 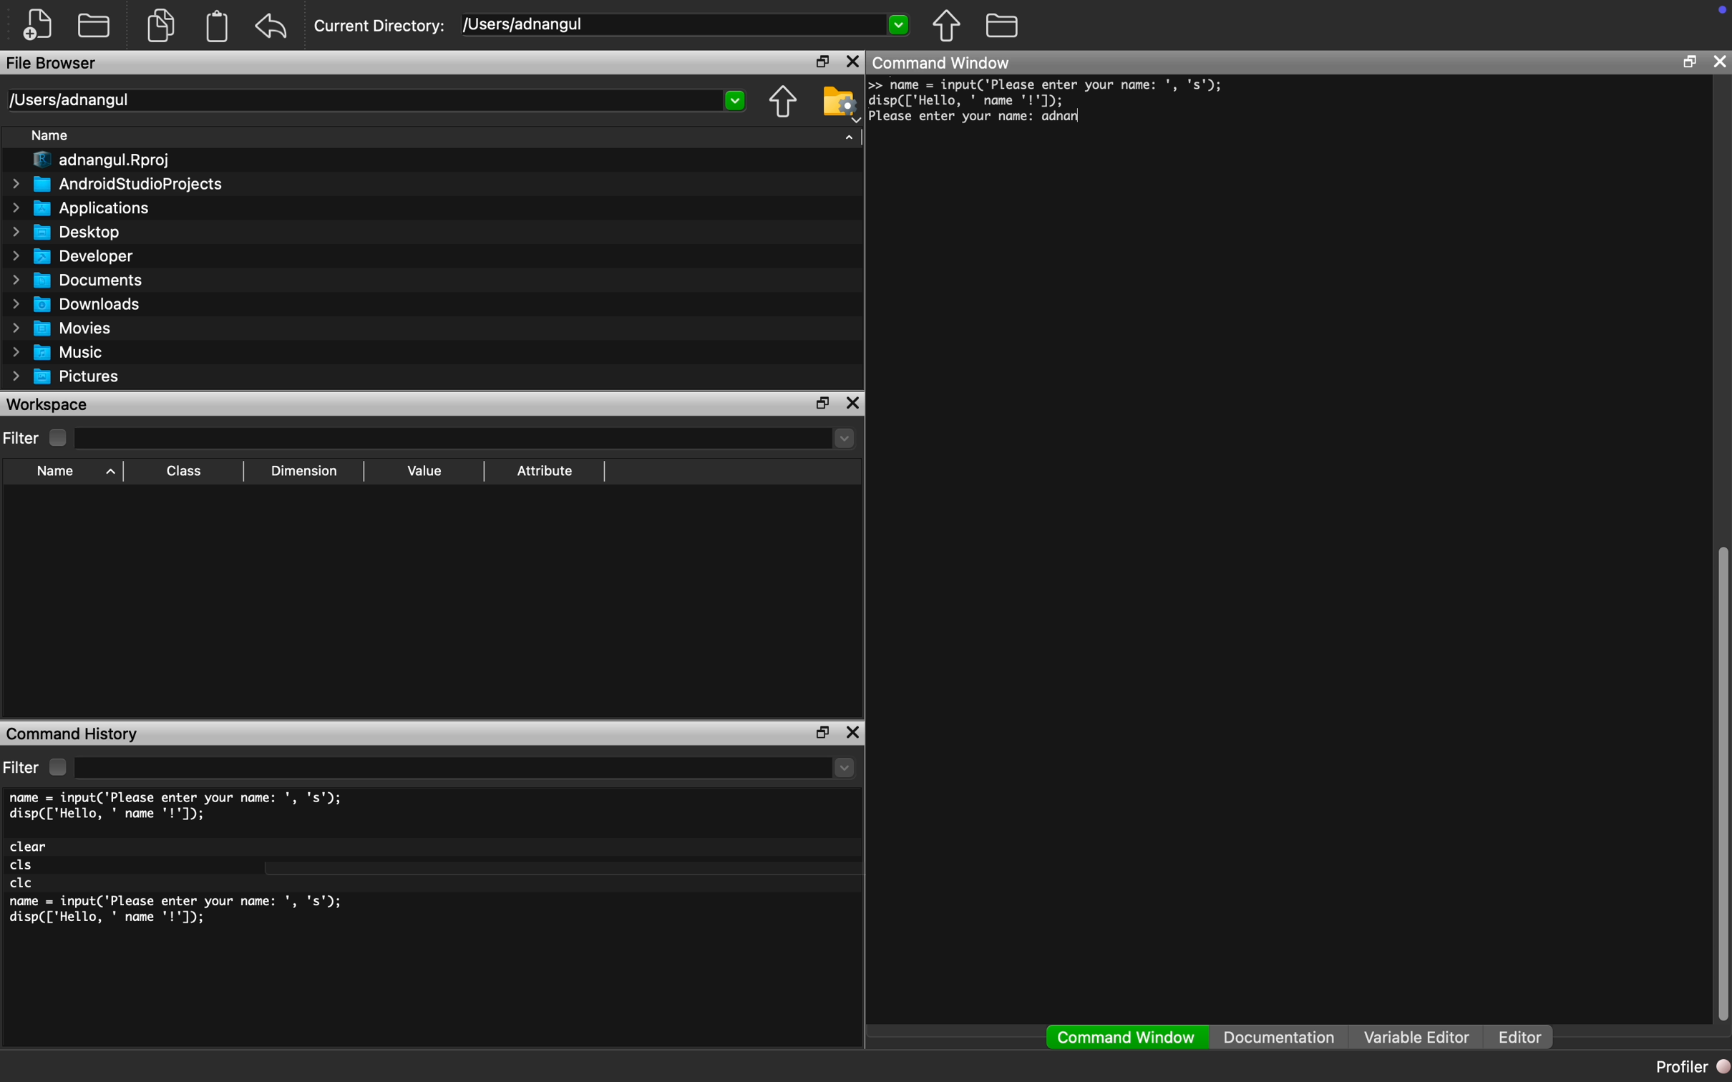 I want to click on Dimension, so click(x=304, y=472).